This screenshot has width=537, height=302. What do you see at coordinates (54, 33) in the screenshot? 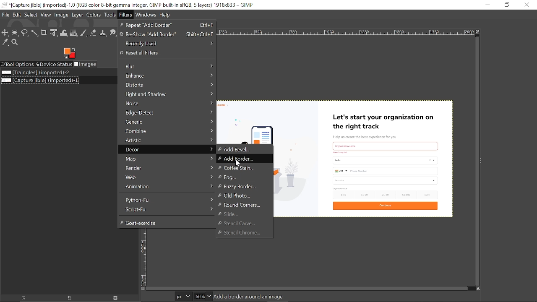
I see `Unified transform tool` at bounding box center [54, 33].